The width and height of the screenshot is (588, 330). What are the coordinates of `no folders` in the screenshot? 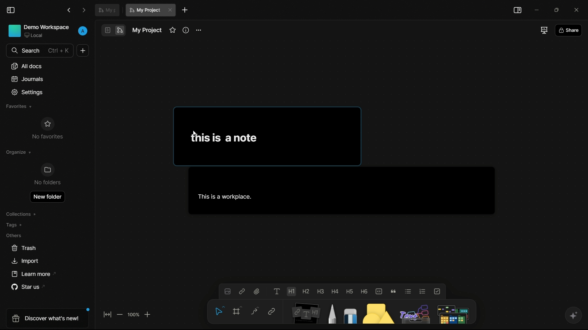 It's located at (48, 174).